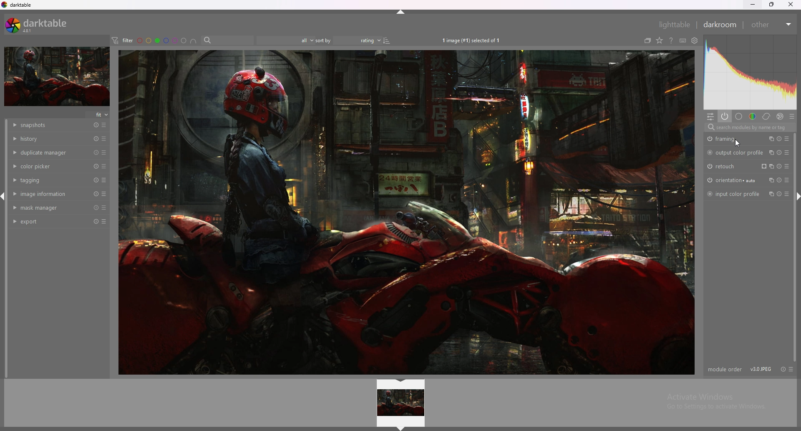 The width and height of the screenshot is (801, 431). Describe the element at coordinates (50, 208) in the screenshot. I see `mask manager` at that location.